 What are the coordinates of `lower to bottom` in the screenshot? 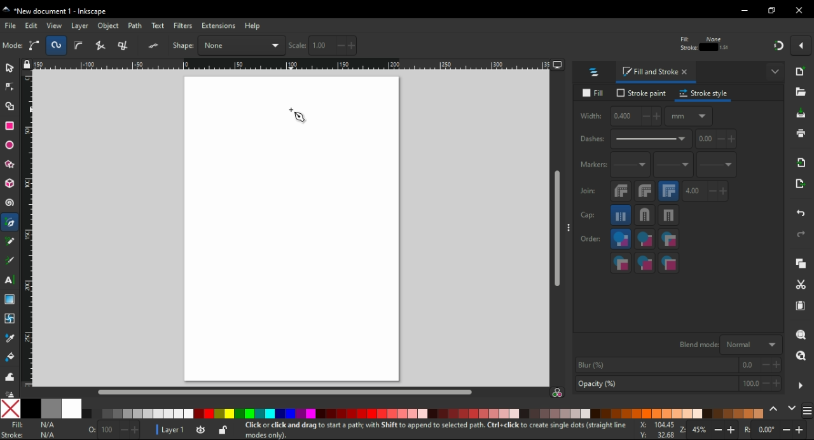 It's located at (273, 46).